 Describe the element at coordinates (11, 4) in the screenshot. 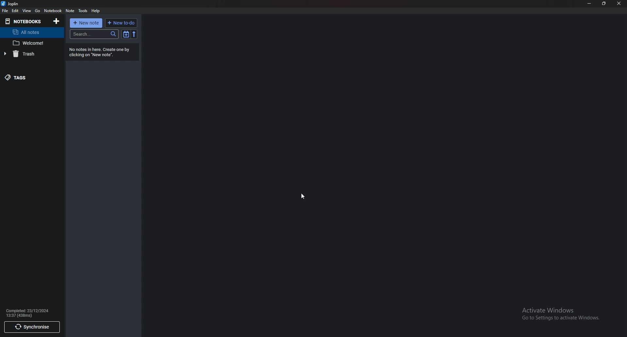

I see `joplin` at that location.